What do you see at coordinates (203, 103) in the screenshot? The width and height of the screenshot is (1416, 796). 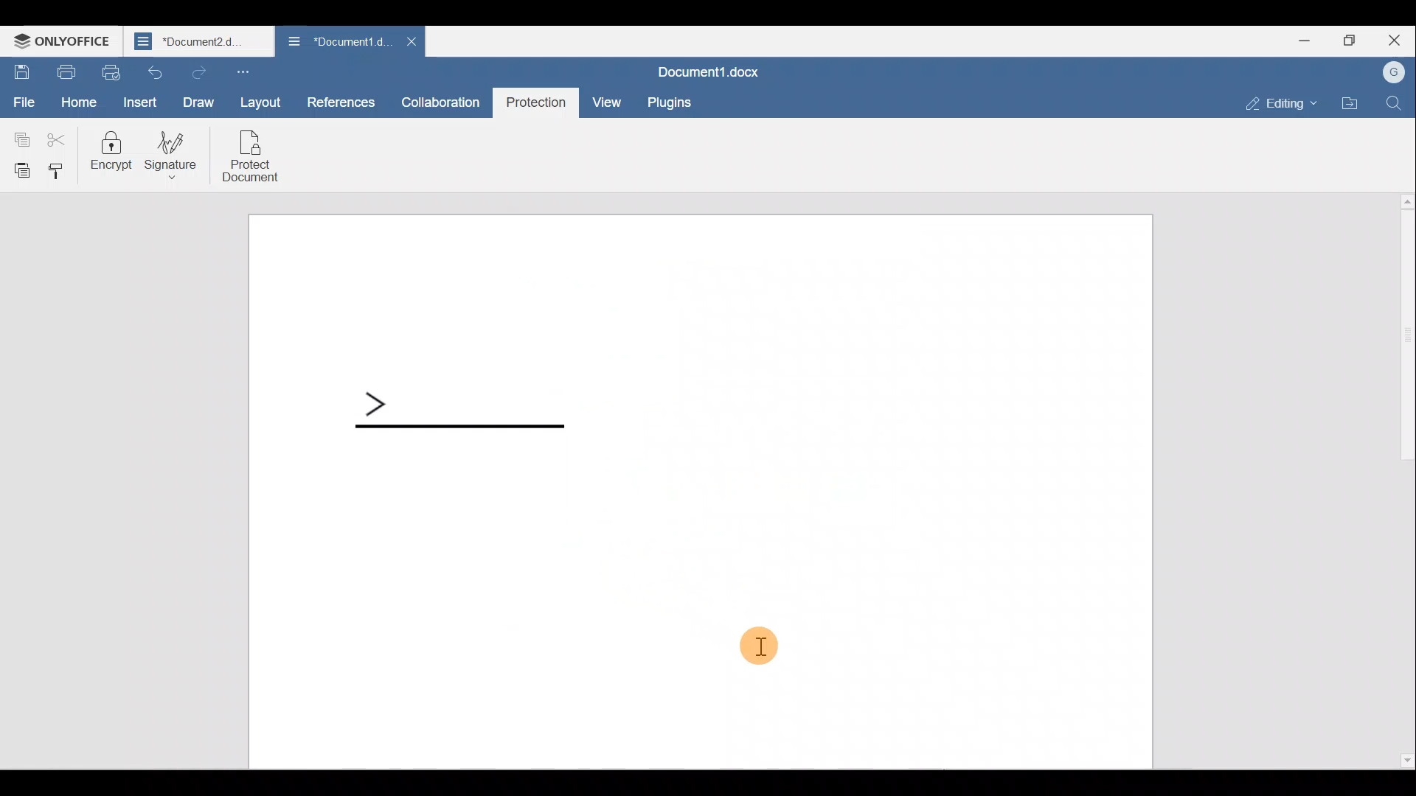 I see `Draw` at bounding box center [203, 103].